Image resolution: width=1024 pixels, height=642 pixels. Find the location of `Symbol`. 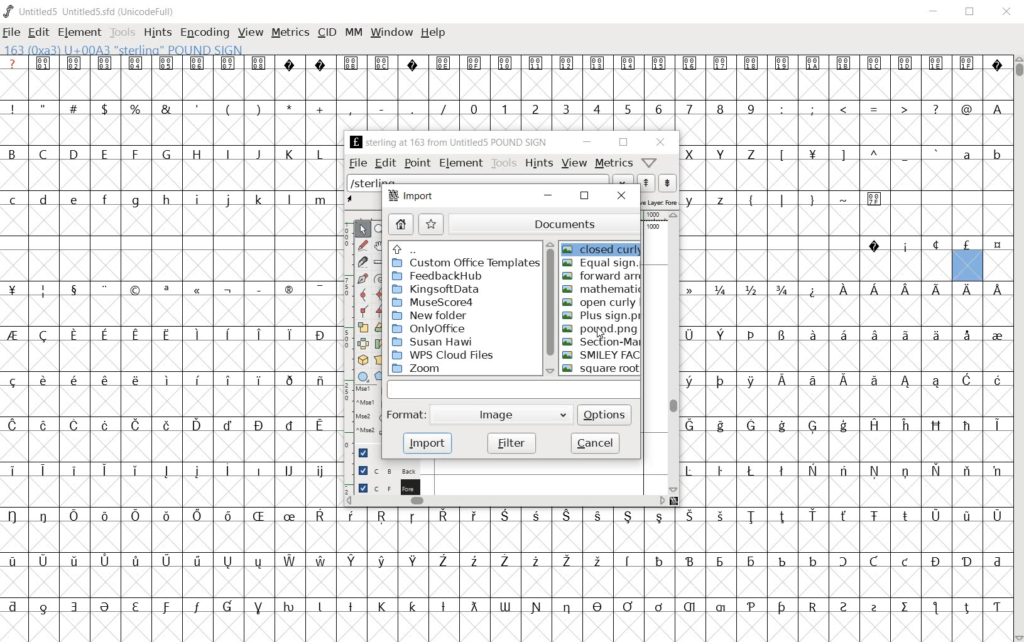

Symbol is located at coordinates (874, 246).